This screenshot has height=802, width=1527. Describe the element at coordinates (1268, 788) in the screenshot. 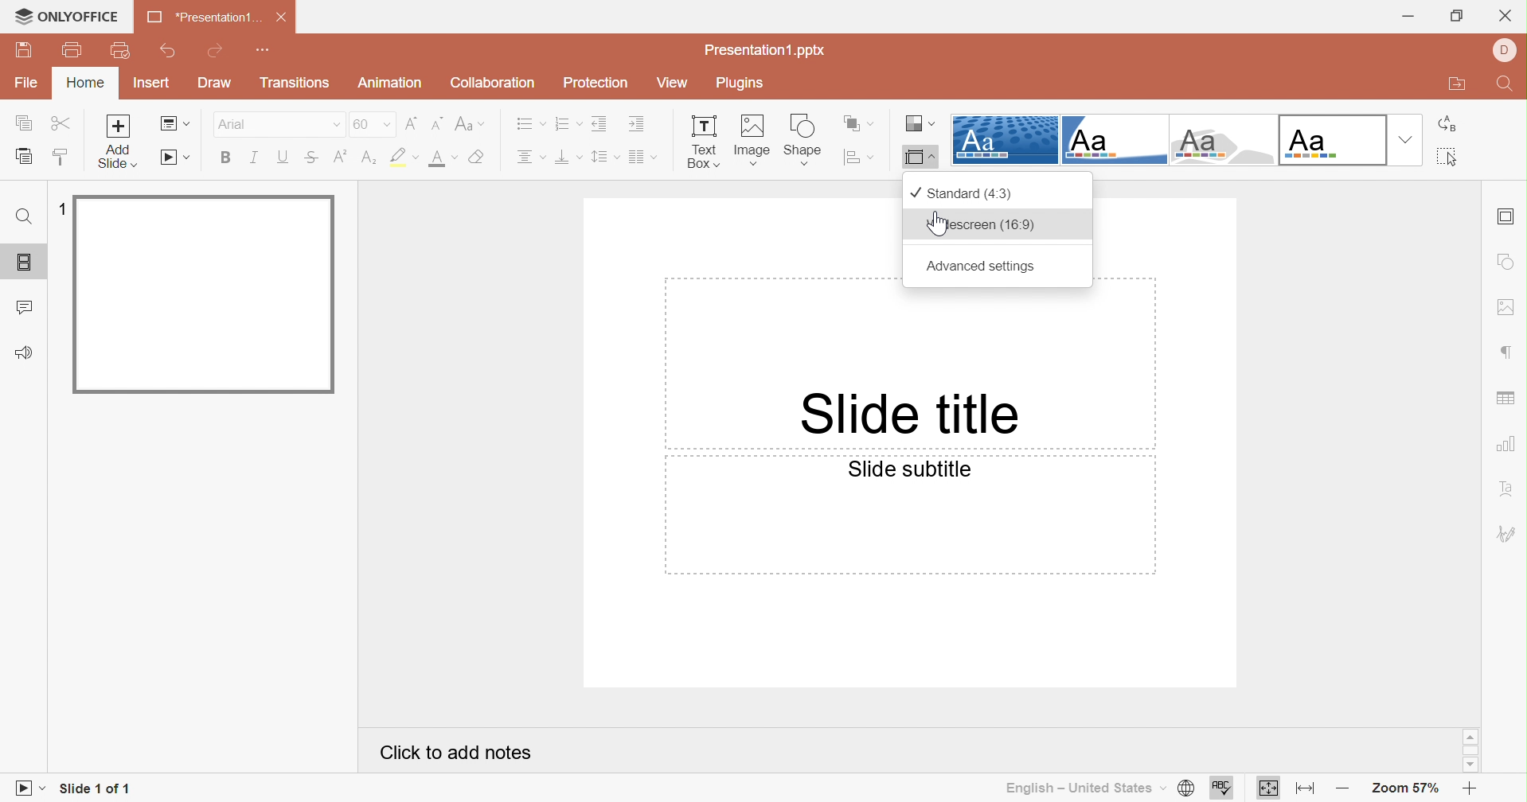

I see `Fit to slide` at that location.